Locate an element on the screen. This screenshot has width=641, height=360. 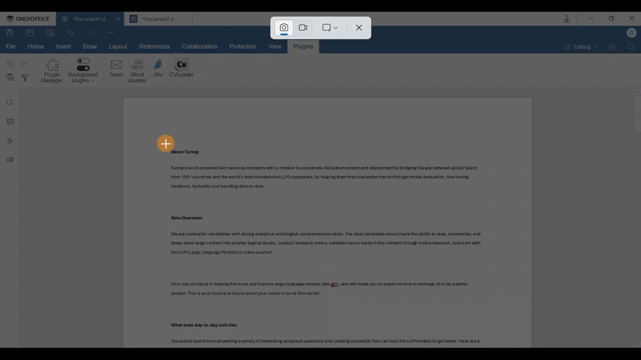
Close is located at coordinates (632, 20).